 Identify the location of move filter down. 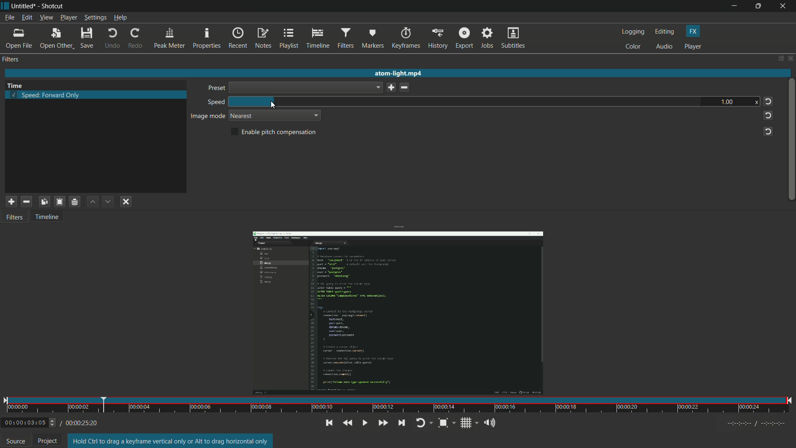
(108, 202).